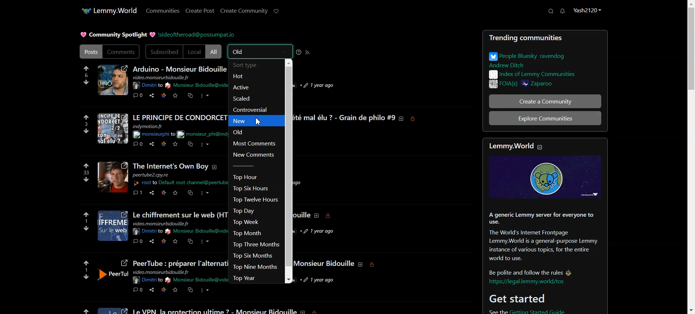  Describe the element at coordinates (299, 52) in the screenshot. I see `Sorting help` at that location.